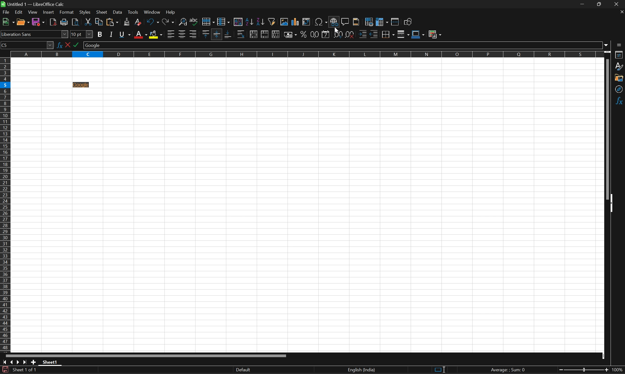  I want to click on Scroll bar, so click(146, 356).